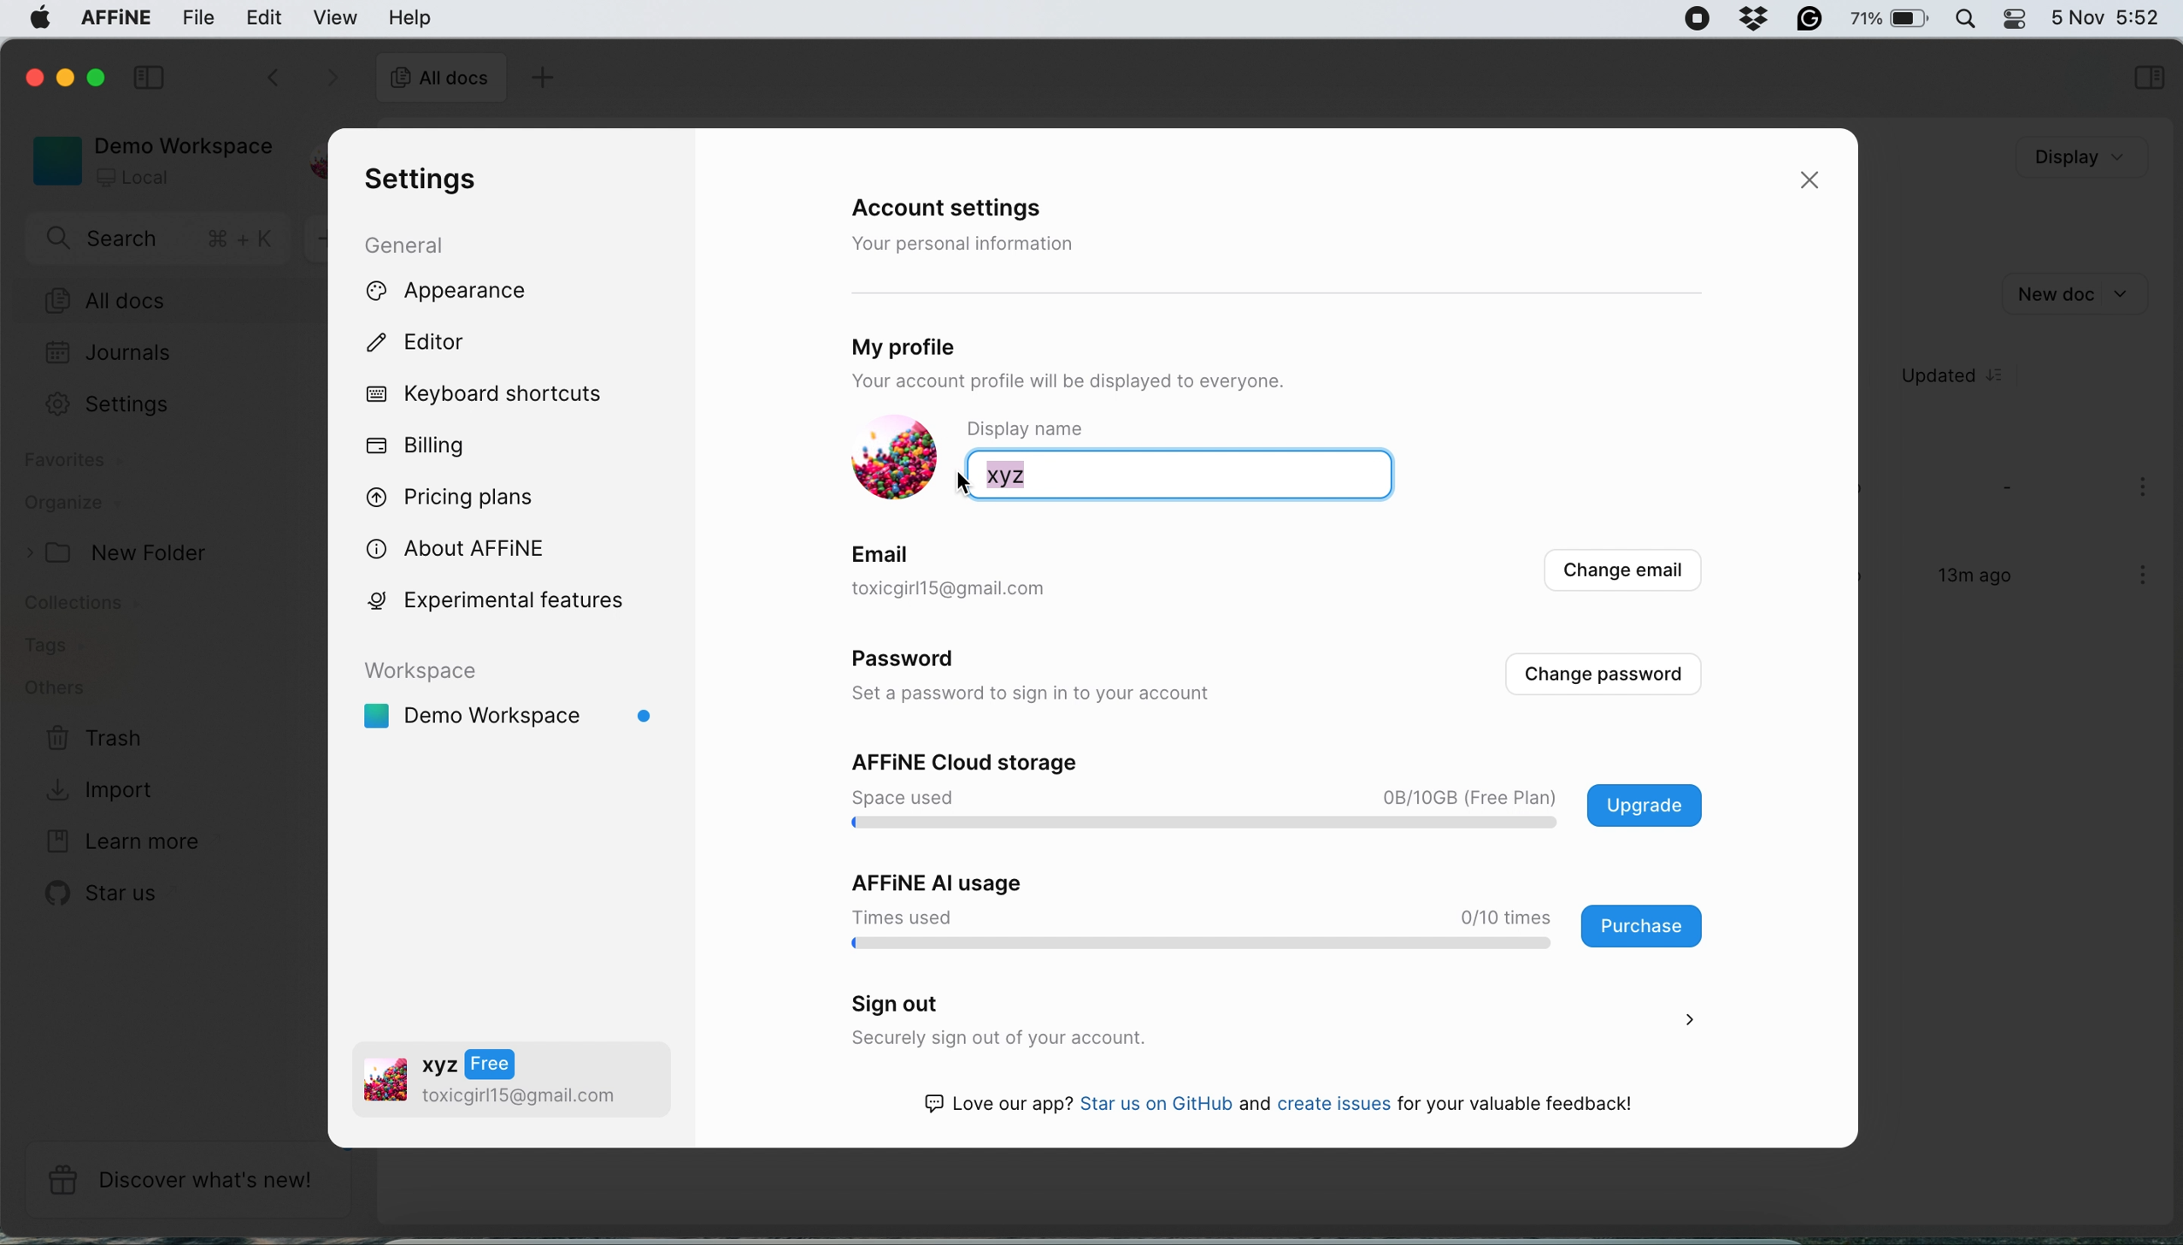 The image size is (2183, 1245). What do you see at coordinates (96, 740) in the screenshot?
I see `trash` at bounding box center [96, 740].